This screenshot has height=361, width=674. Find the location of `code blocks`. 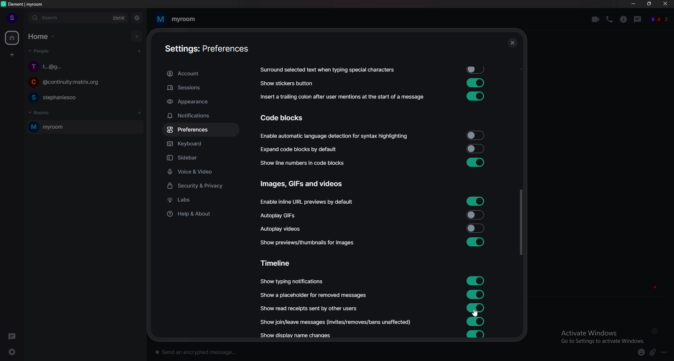

code blocks is located at coordinates (288, 118).